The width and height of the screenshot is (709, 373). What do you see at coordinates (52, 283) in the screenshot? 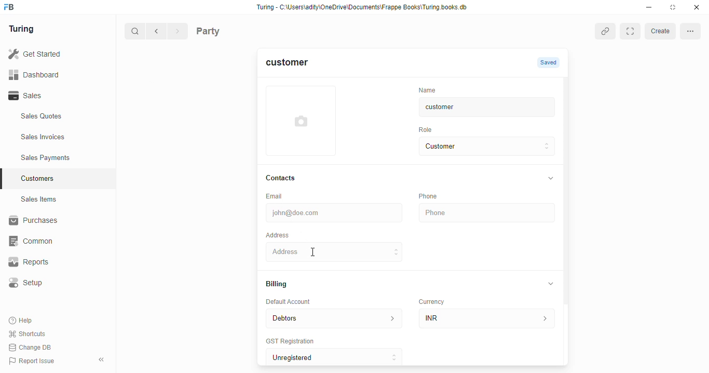
I see `Setup` at bounding box center [52, 283].